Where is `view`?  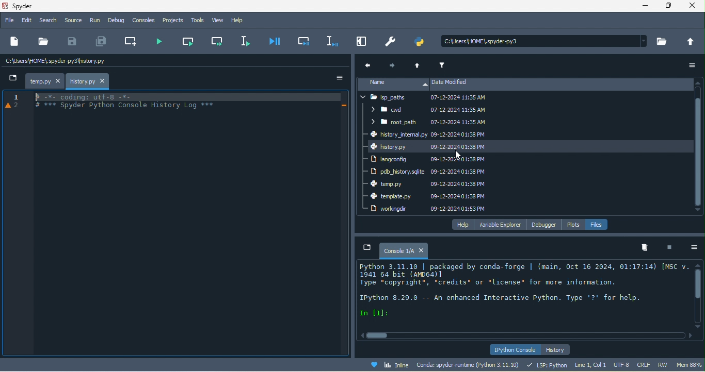
view is located at coordinates (220, 20).